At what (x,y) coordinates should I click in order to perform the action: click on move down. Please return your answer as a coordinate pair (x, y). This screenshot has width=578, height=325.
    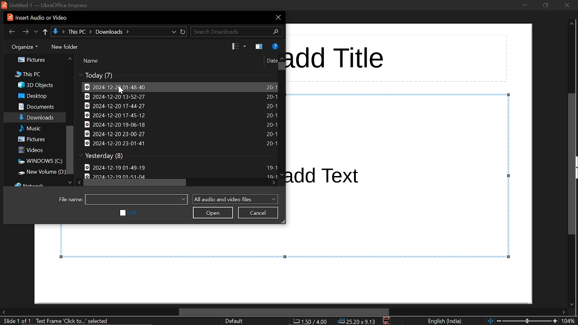
    Looking at the image, I should click on (282, 175).